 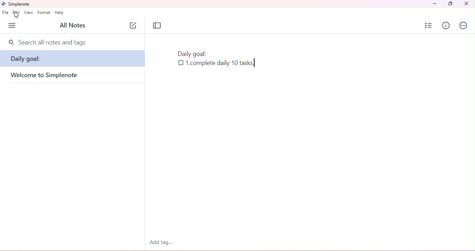 I want to click on actions, so click(x=464, y=25).